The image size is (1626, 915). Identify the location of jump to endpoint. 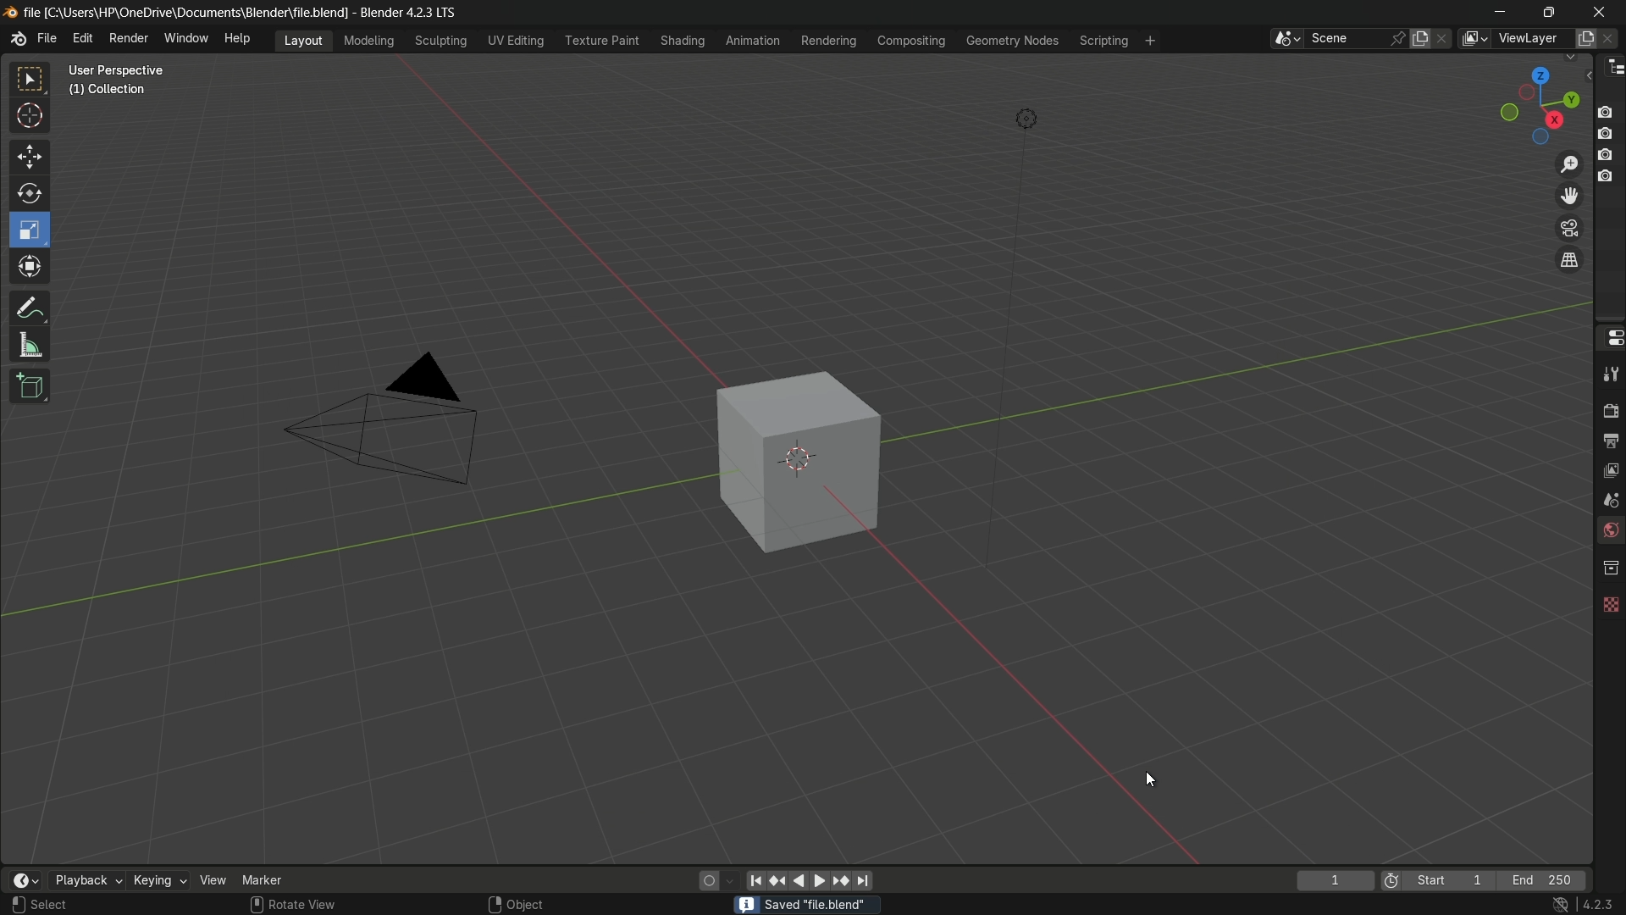
(755, 879).